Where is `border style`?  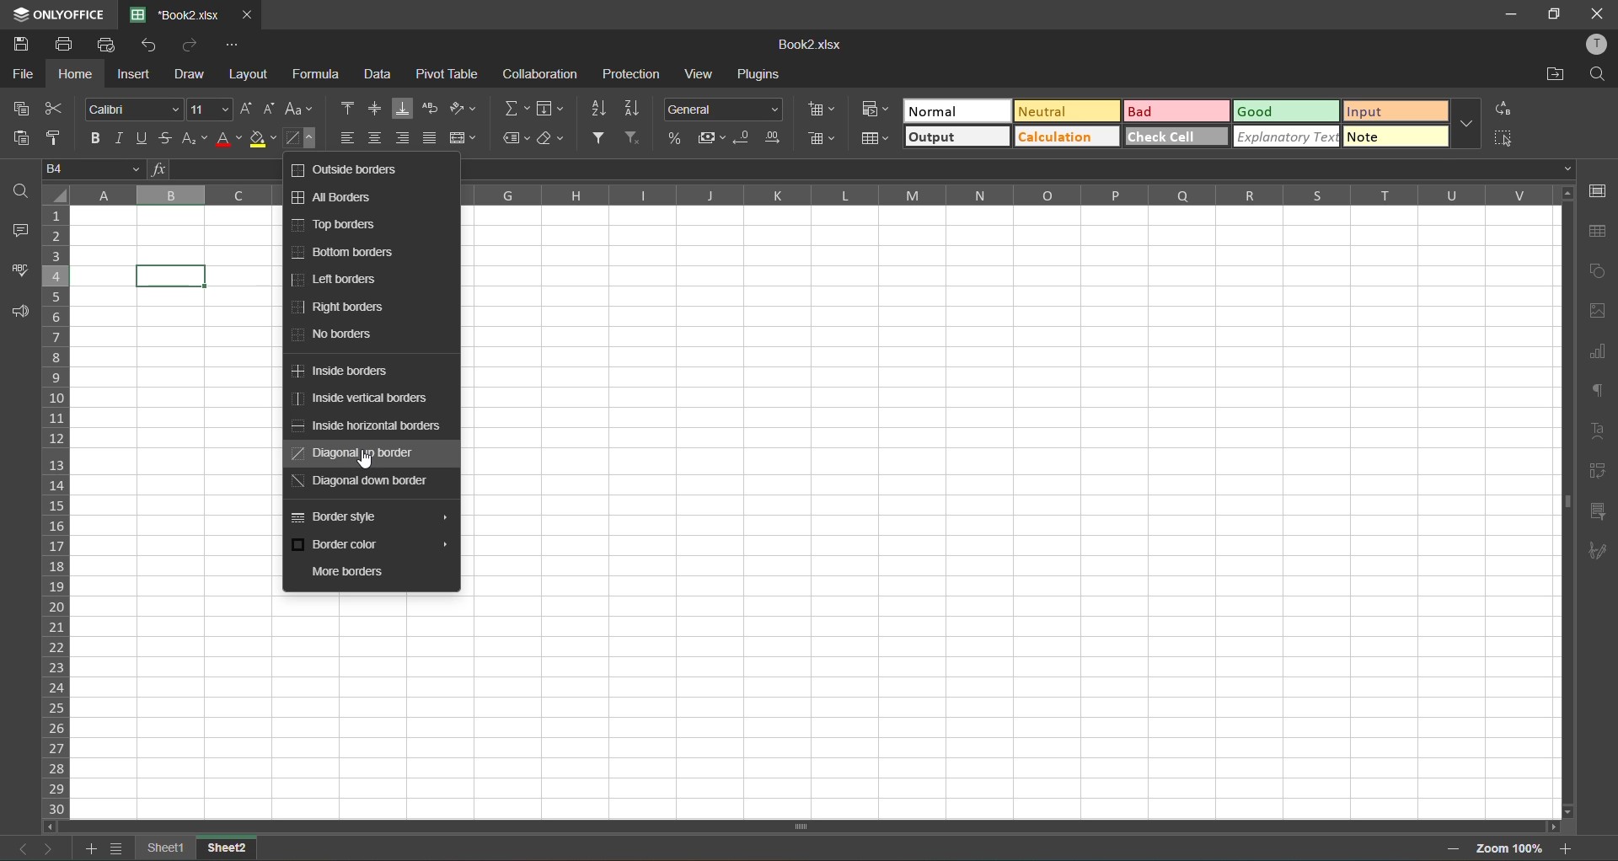 border style is located at coordinates (369, 516).